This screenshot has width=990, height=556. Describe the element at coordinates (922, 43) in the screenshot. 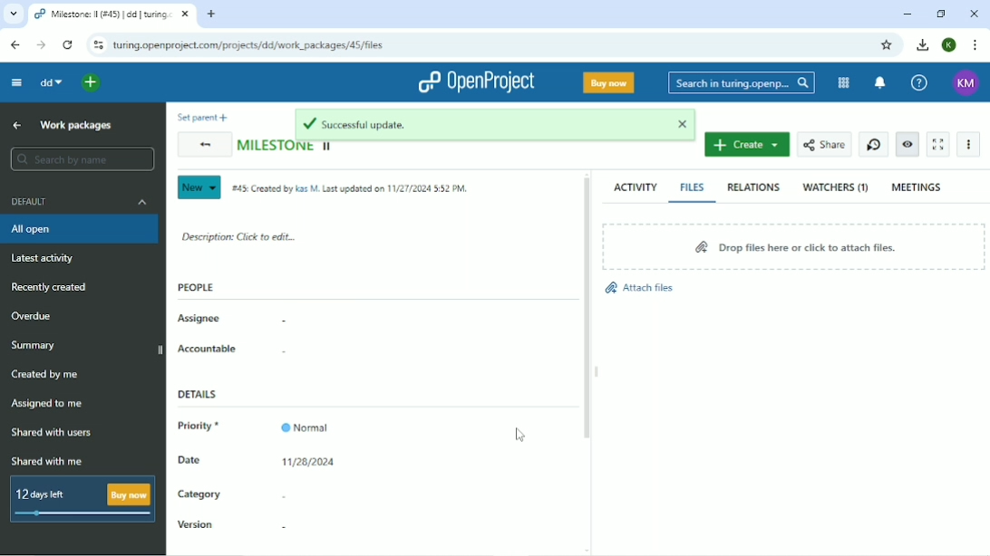

I see `Downloads` at that location.